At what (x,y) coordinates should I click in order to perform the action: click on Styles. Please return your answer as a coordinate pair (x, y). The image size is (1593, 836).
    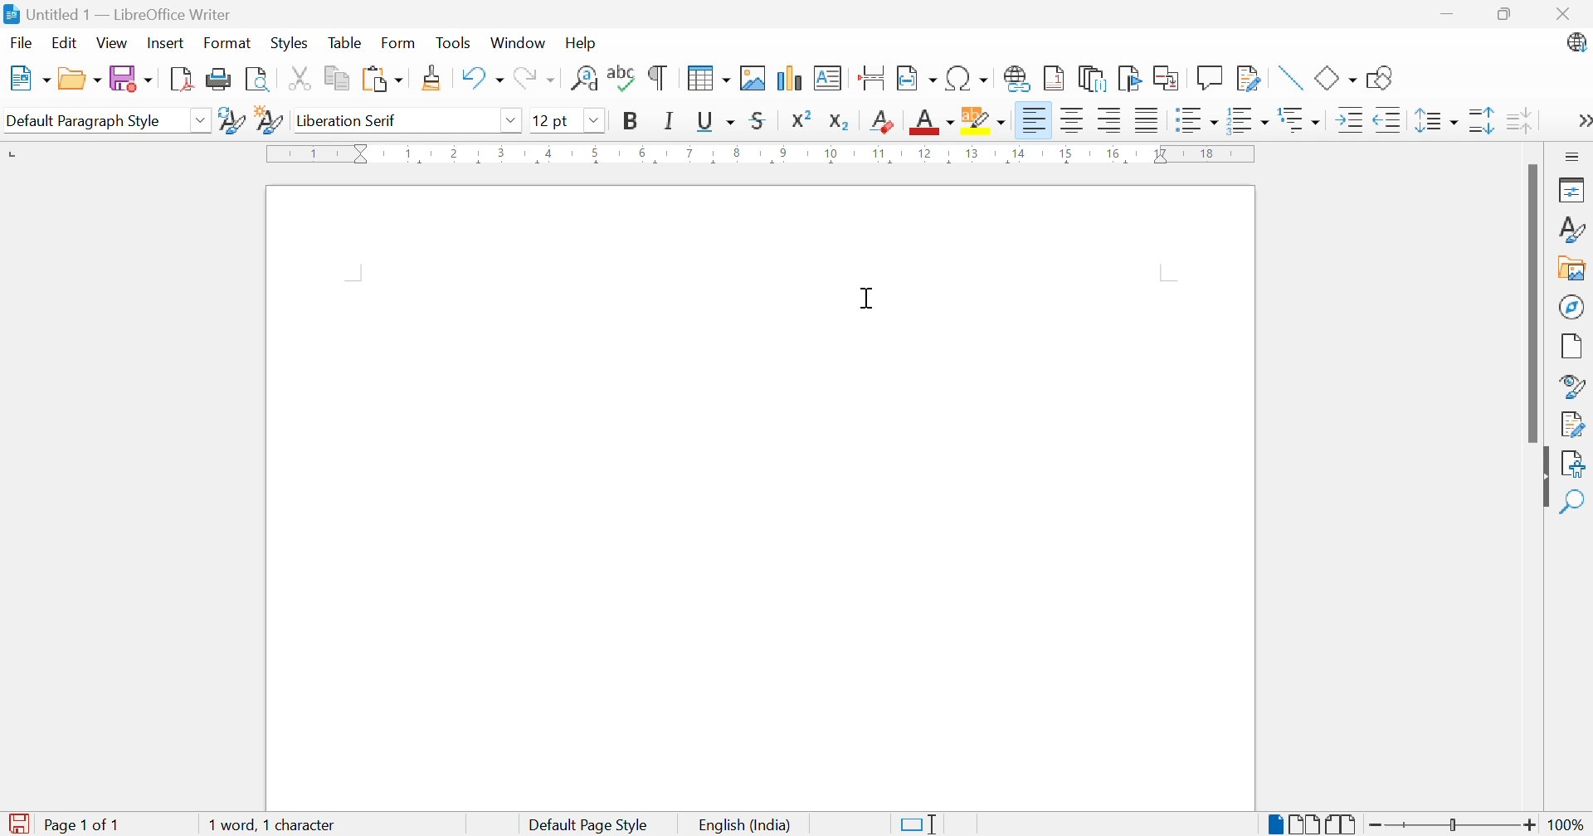
    Looking at the image, I should click on (1575, 231).